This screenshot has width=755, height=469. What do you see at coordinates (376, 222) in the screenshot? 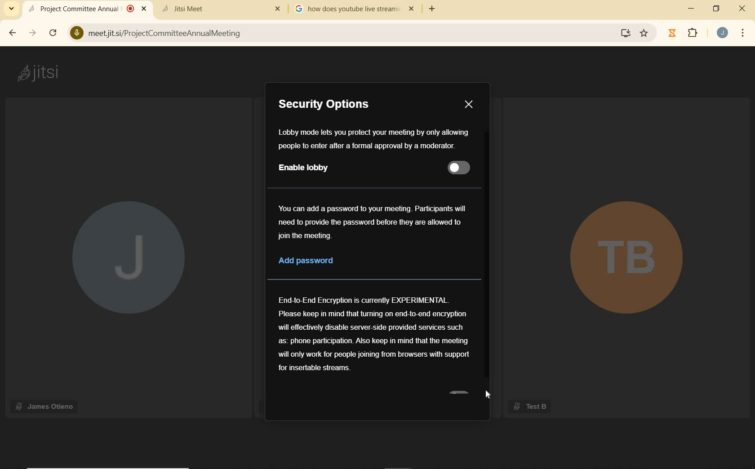
I see `You can add a password to your meeting. Participants willneed to provide the password before they are allowed to join the meeting` at bounding box center [376, 222].